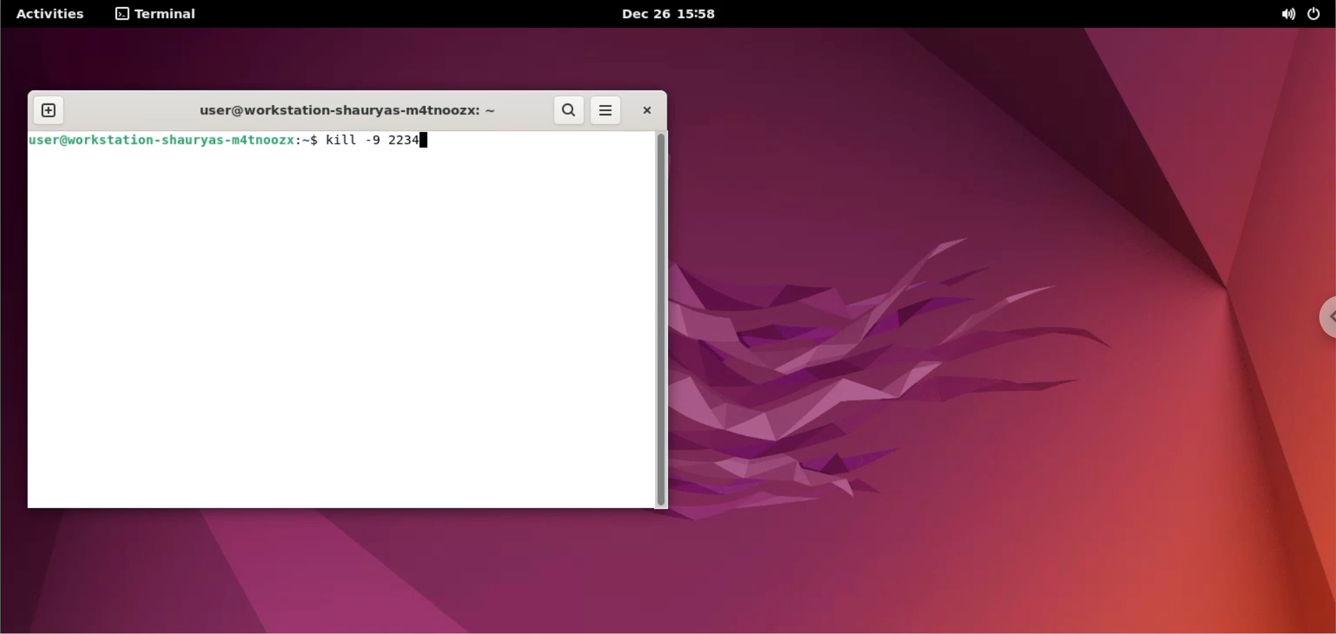 The width and height of the screenshot is (1336, 634). I want to click on sound options, so click(1287, 15).